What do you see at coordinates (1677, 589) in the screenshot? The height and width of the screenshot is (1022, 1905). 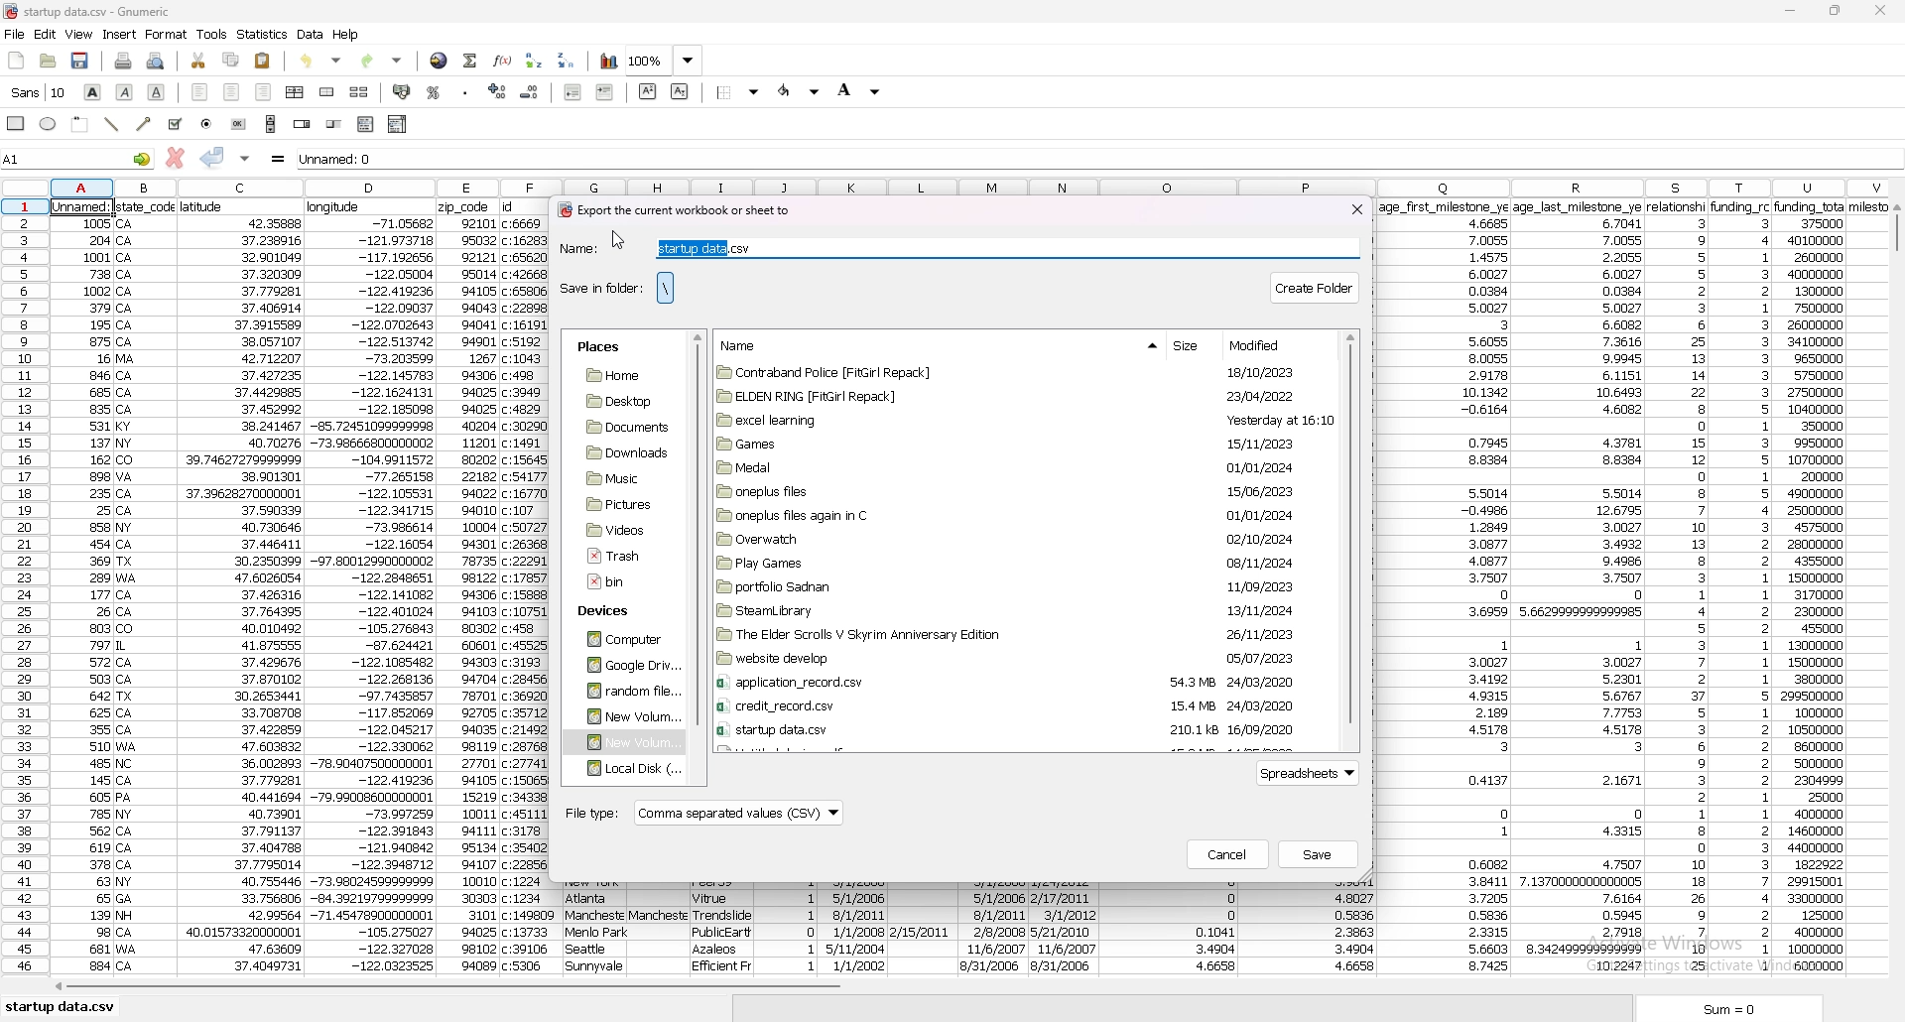 I see `data` at bounding box center [1677, 589].